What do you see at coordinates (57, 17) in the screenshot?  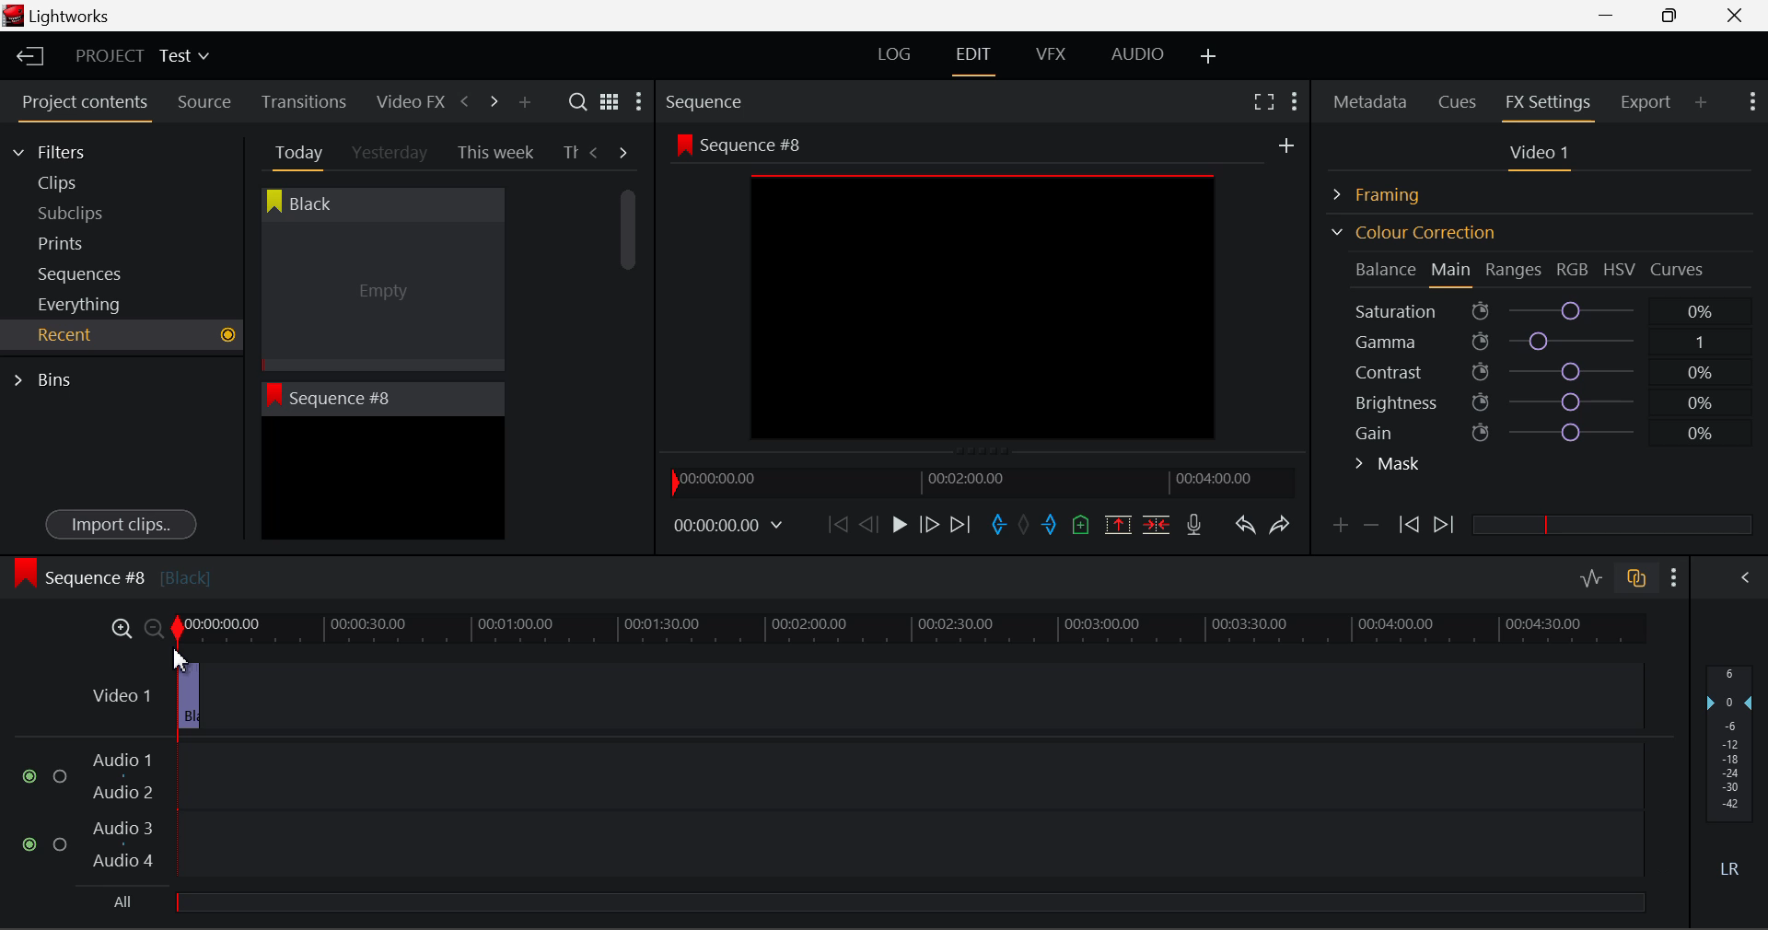 I see `Window Title` at bounding box center [57, 17].